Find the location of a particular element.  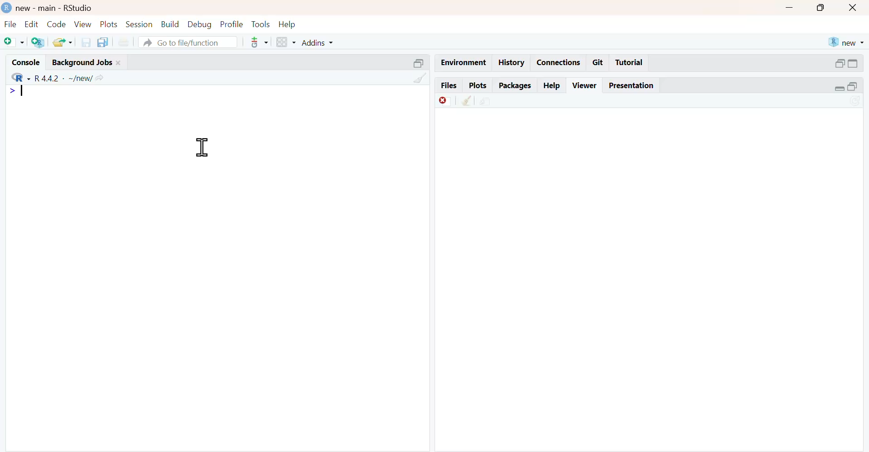

typing indicator is located at coordinates (23, 91).